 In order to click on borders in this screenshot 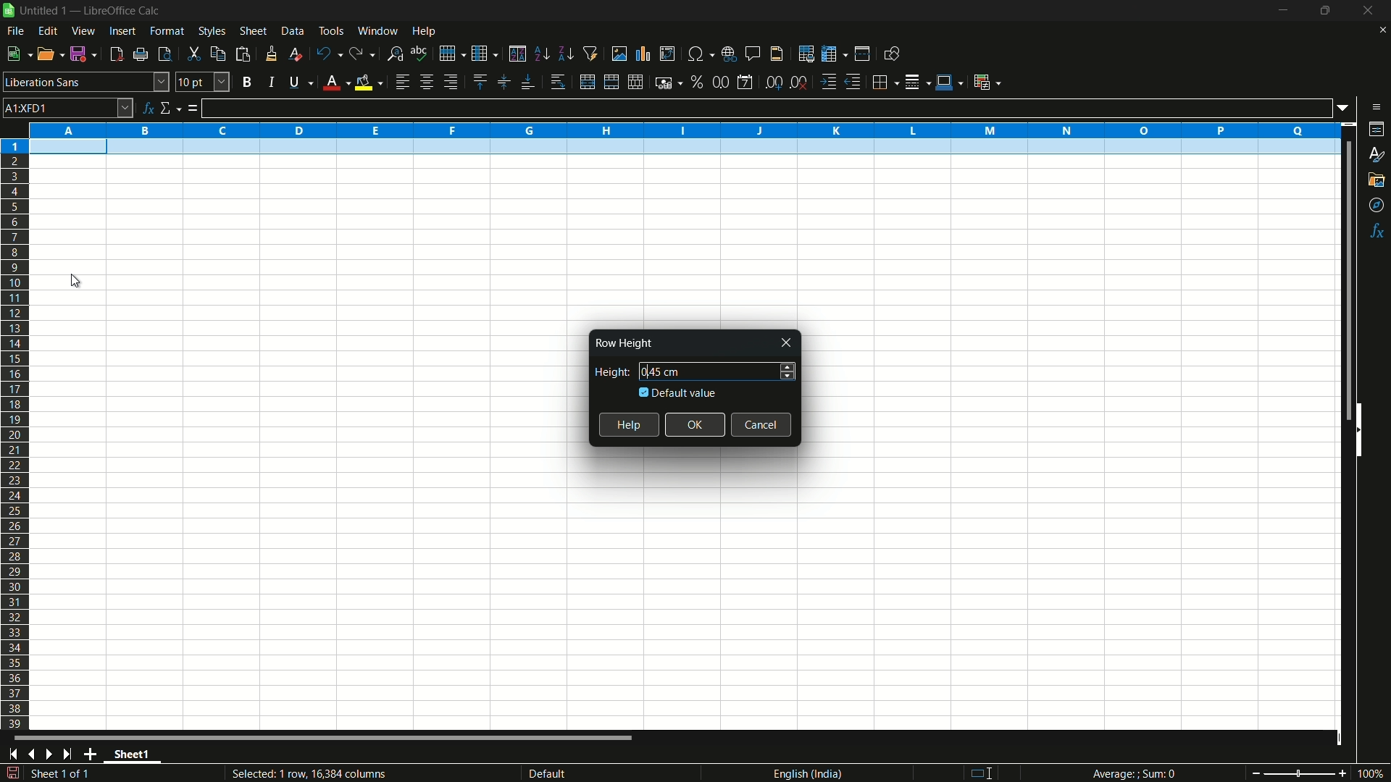, I will do `click(886, 80)`.